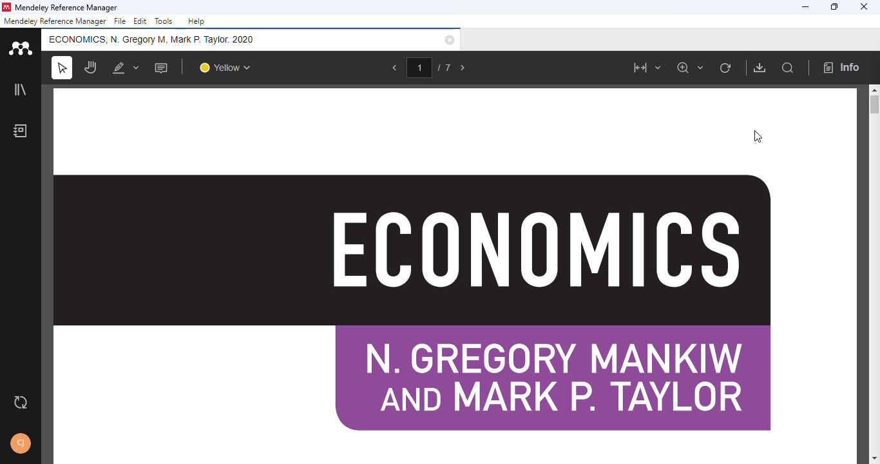  What do you see at coordinates (121, 21) in the screenshot?
I see `file` at bounding box center [121, 21].